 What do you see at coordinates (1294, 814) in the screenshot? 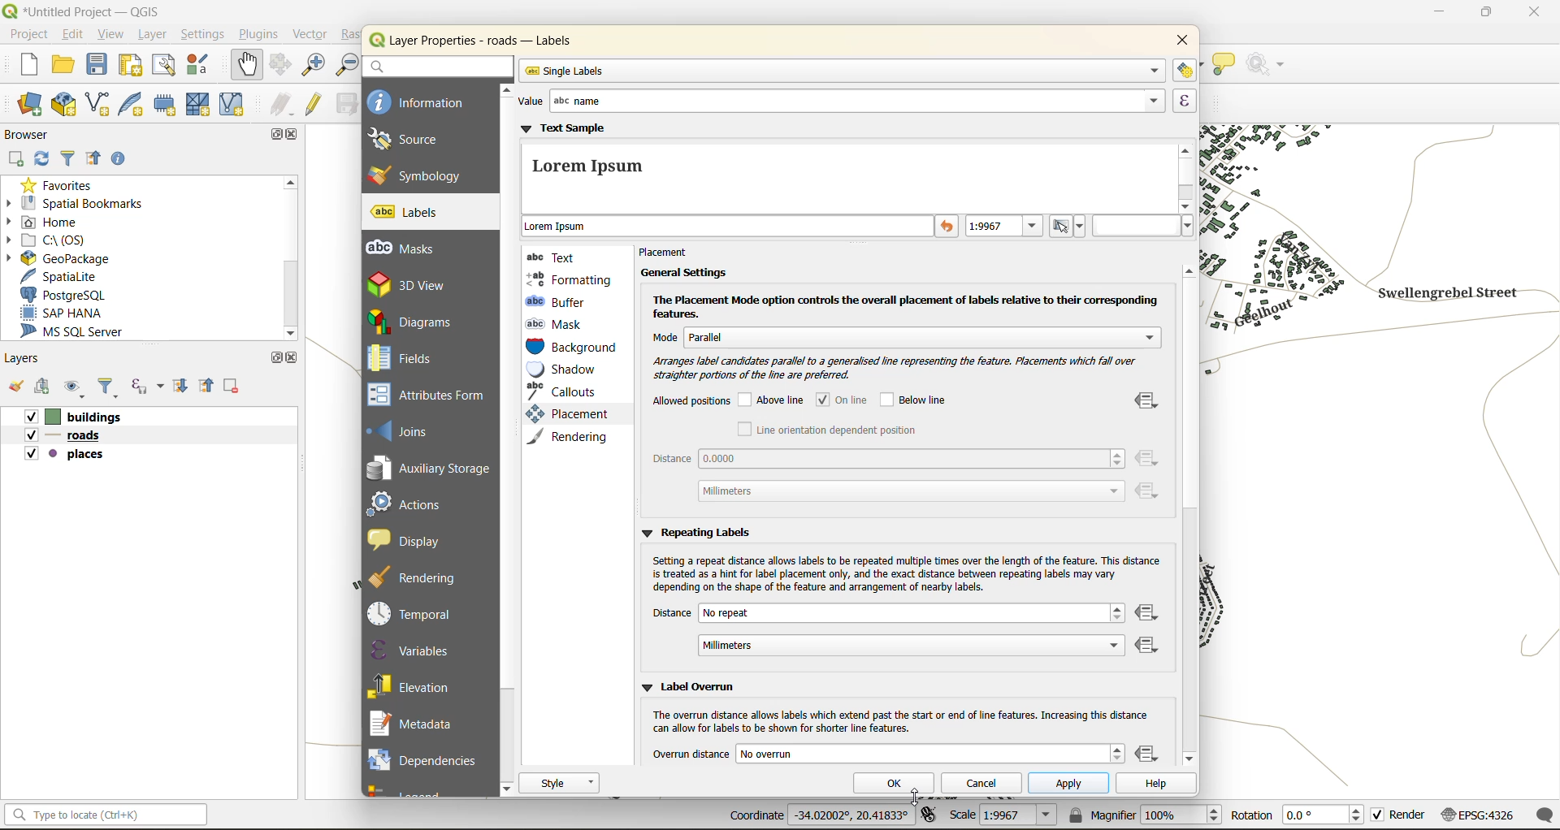
I see `rotation` at bounding box center [1294, 814].